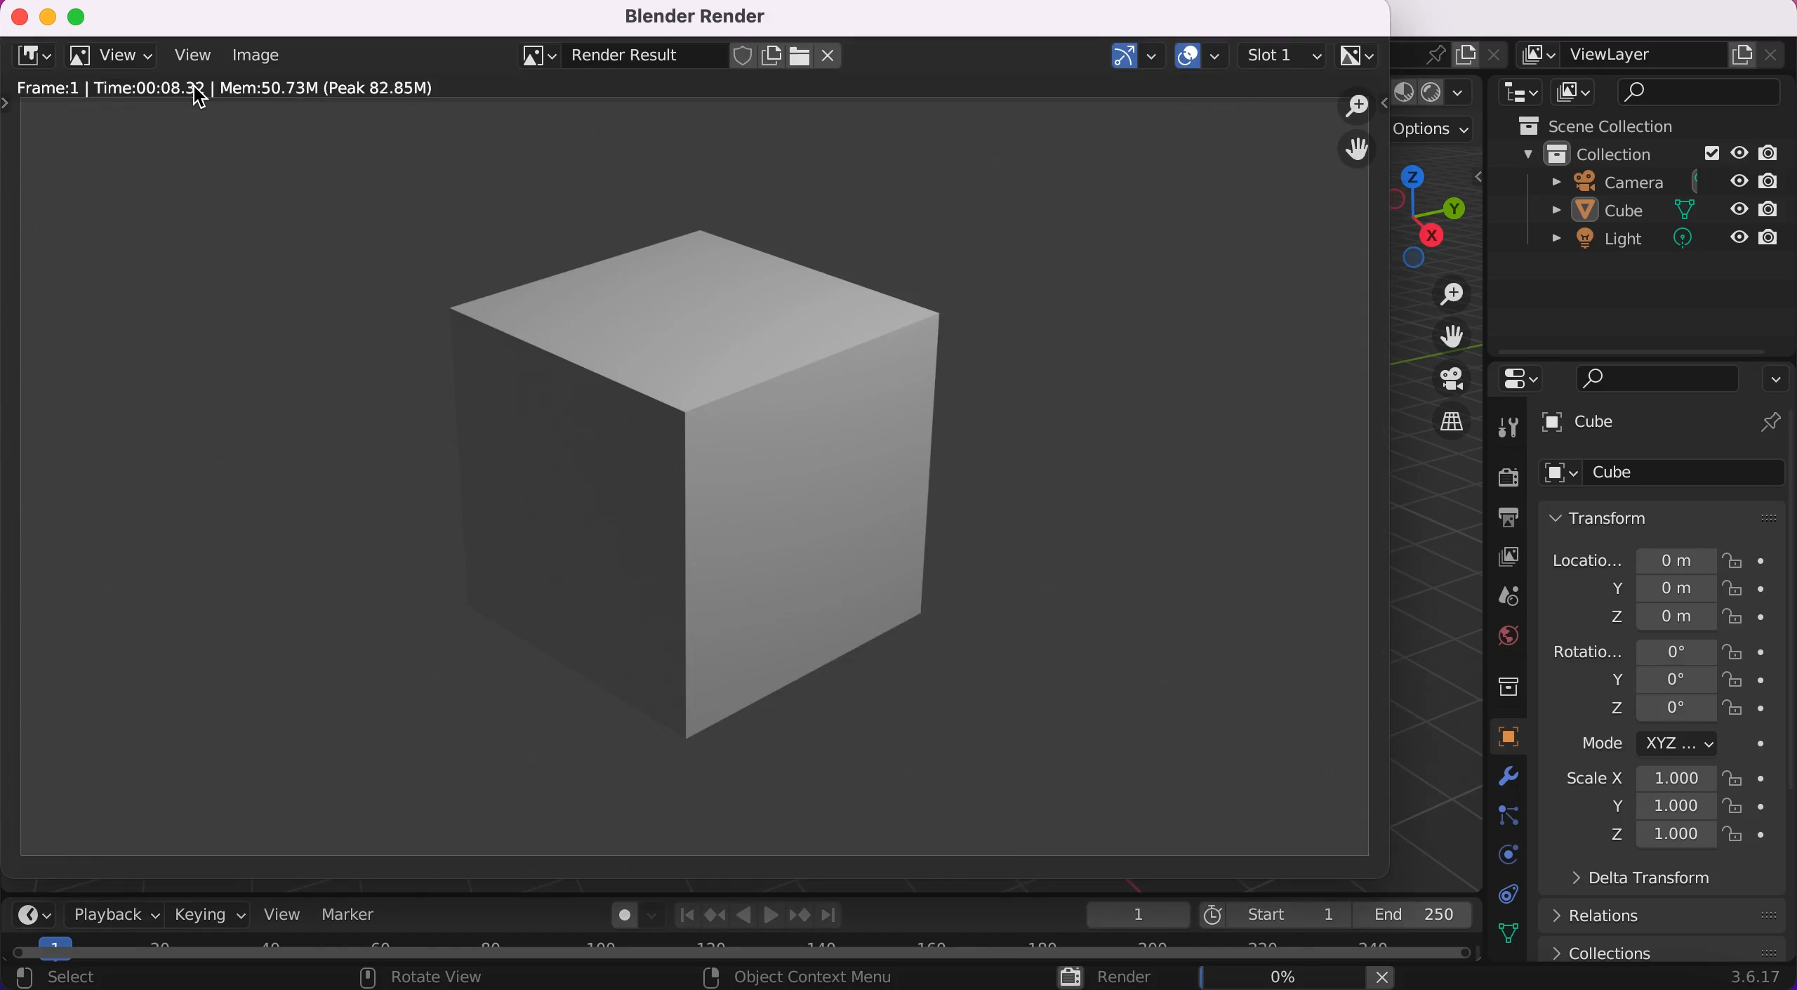 This screenshot has width=1797, height=990. Describe the element at coordinates (1501, 779) in the screenshot. I see `modifiers` at that location.